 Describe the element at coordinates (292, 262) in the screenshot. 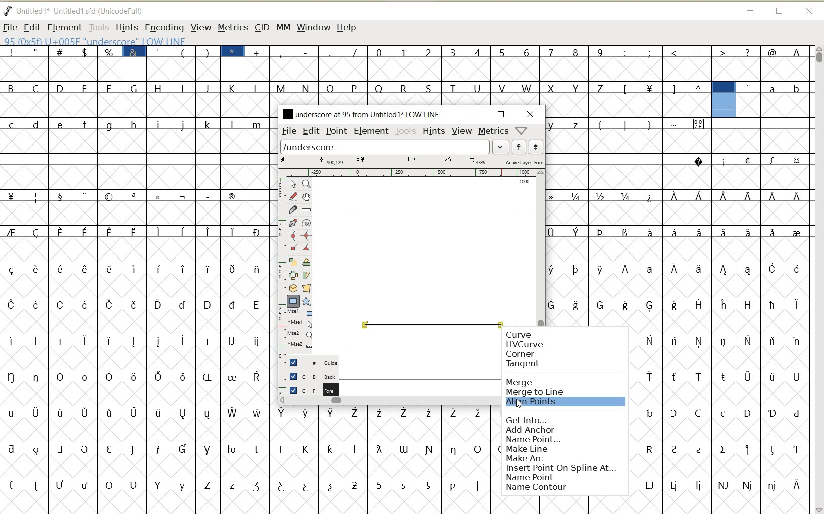

I see `scale the selection` at that location.